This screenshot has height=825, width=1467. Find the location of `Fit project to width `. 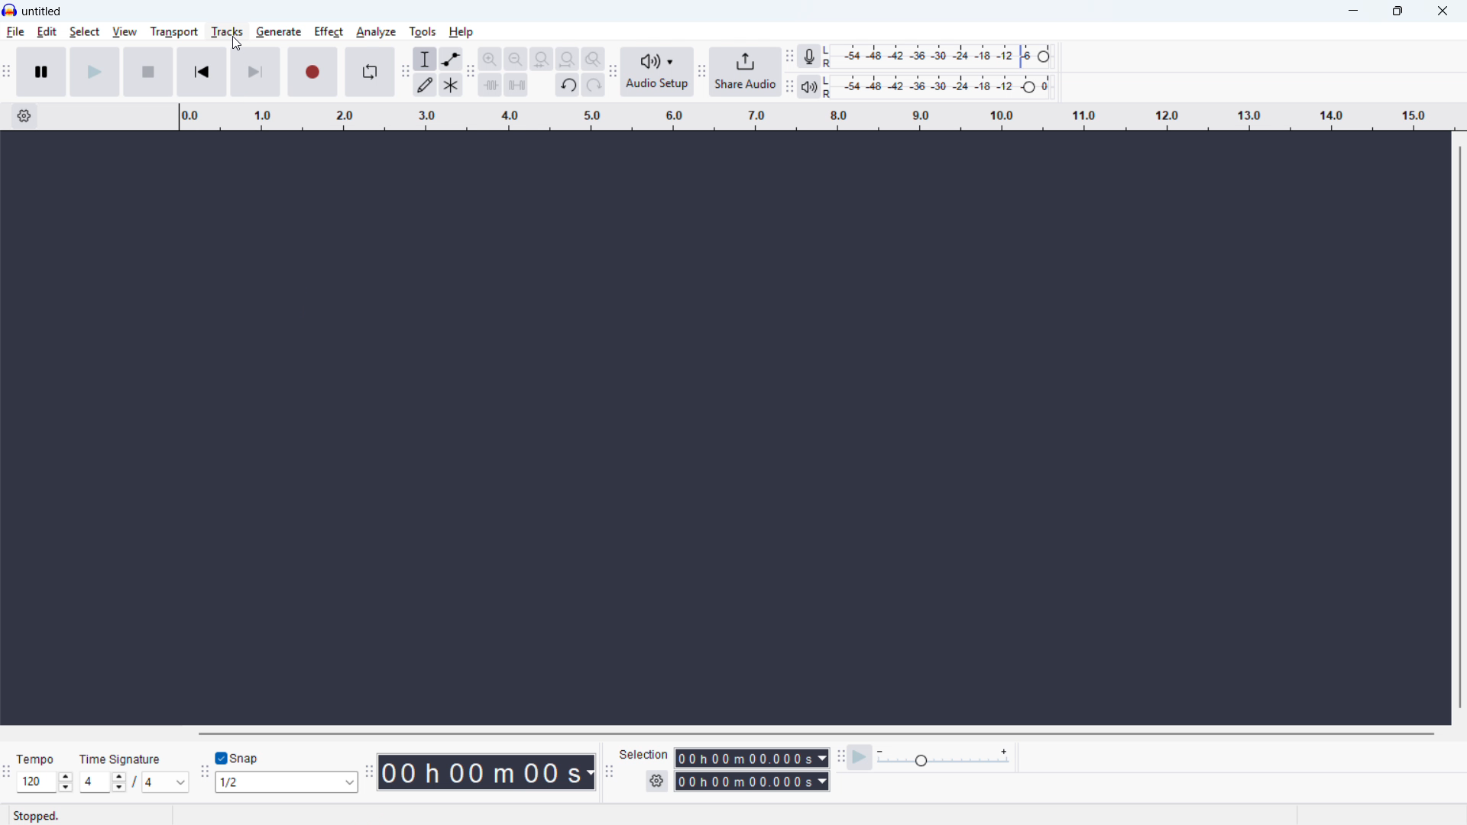

Fit project to width  is located at coordinates (568, 58).